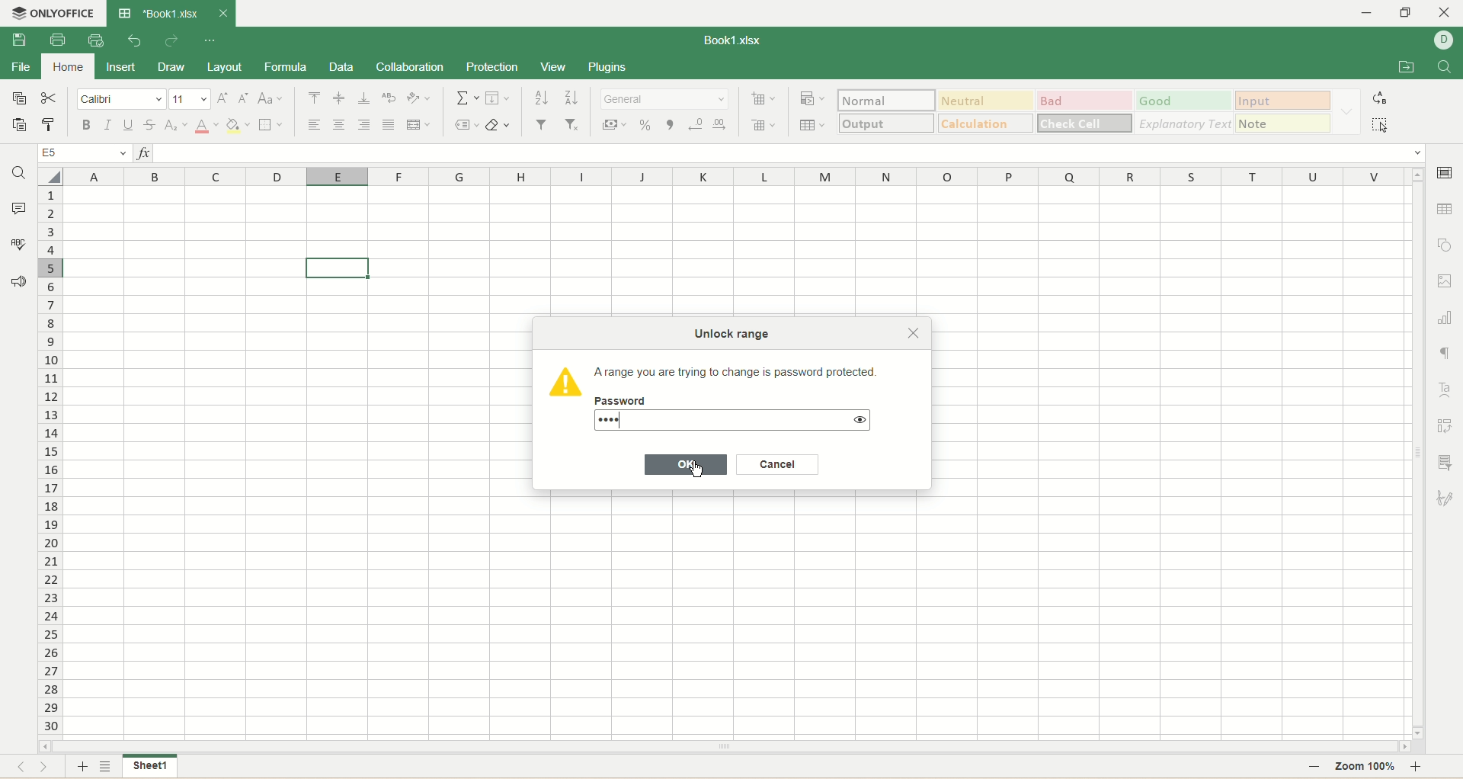 The image size is (1463, 779). I want to click on previous, so click(22, 768).